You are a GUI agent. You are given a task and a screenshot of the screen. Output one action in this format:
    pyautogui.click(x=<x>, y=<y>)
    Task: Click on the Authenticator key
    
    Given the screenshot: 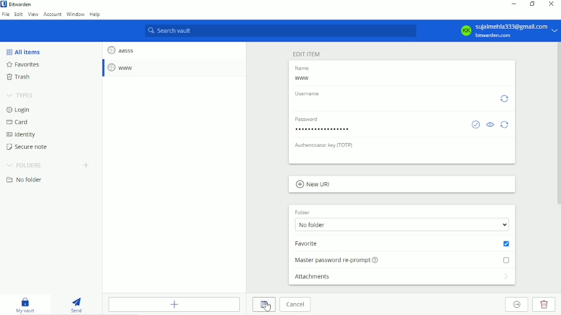 What is the action you would take?
    pyautogui.click(x=325, y=145)
    